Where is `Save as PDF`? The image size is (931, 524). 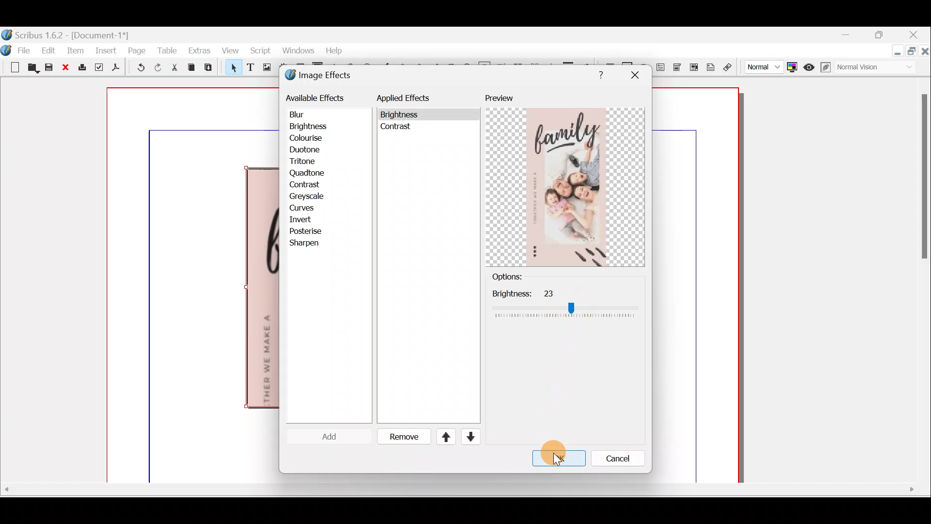 Save as PDF is located at coordinates (114, 69).